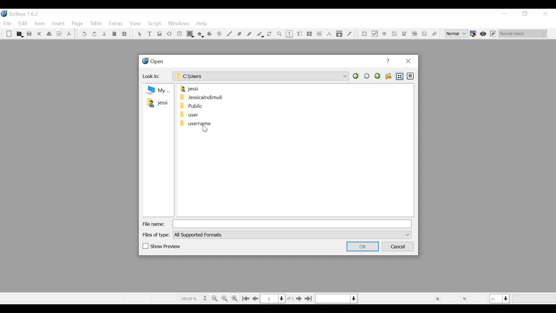  What do you see at coordinates (457, 298) in the screenshot?
I see `Coordinates` at bounding box center [457, 298].